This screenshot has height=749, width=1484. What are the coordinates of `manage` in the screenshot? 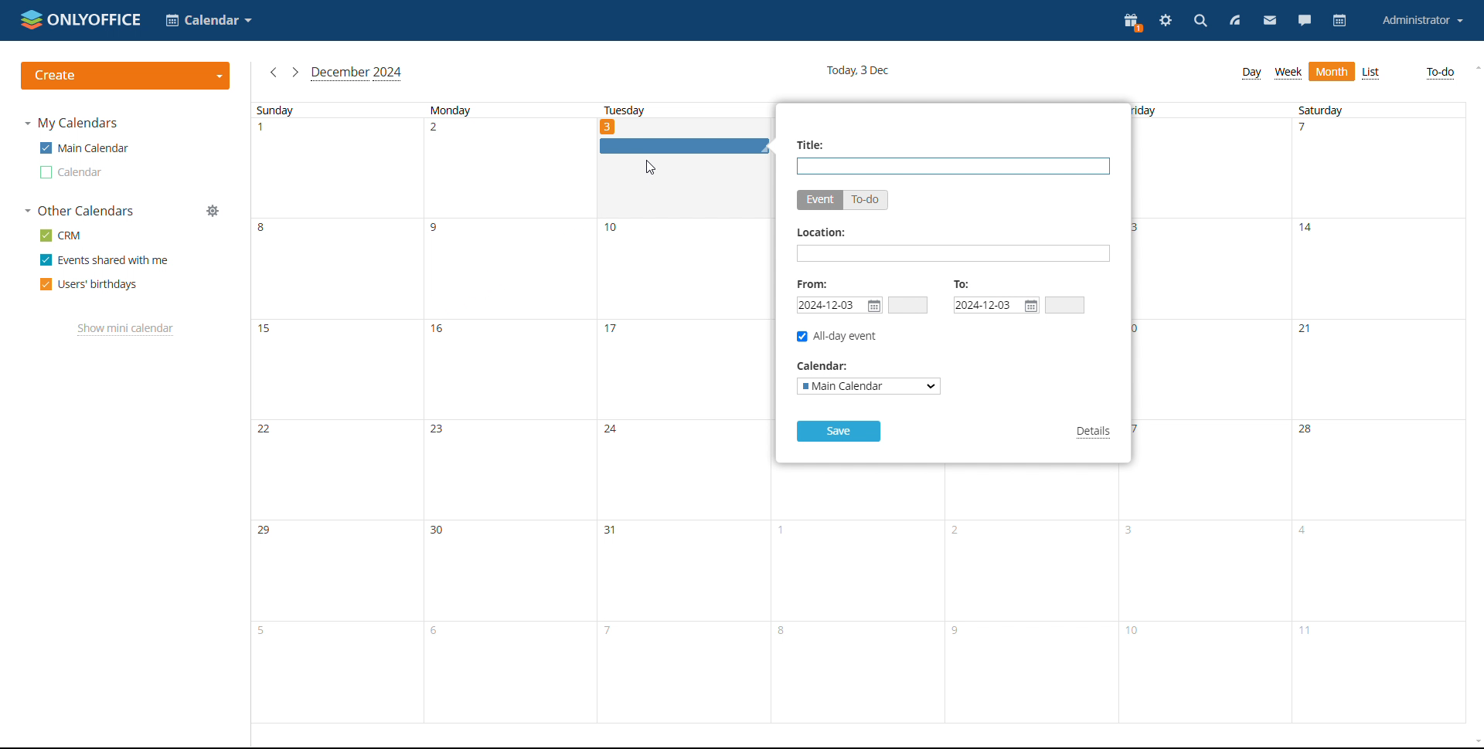 It's located at (213, 211).